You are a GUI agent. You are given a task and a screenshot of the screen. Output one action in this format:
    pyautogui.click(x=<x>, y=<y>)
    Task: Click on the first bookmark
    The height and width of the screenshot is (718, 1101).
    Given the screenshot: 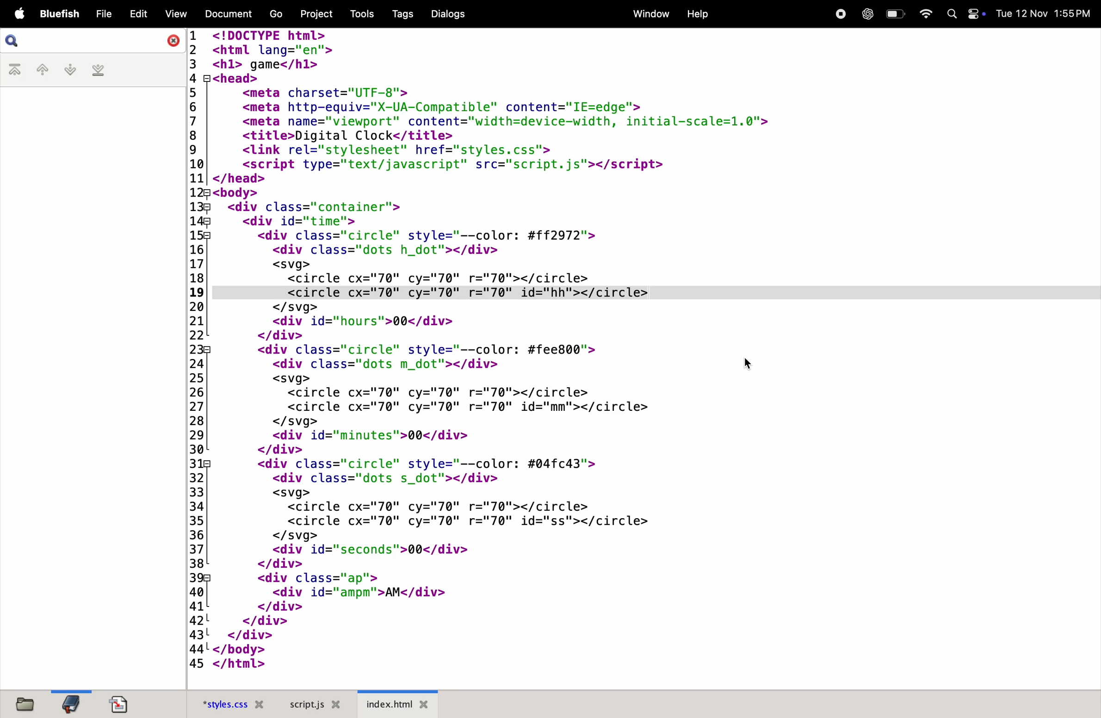 What is the action you would take?
    pyautogui.click(x=15, y=71)
    